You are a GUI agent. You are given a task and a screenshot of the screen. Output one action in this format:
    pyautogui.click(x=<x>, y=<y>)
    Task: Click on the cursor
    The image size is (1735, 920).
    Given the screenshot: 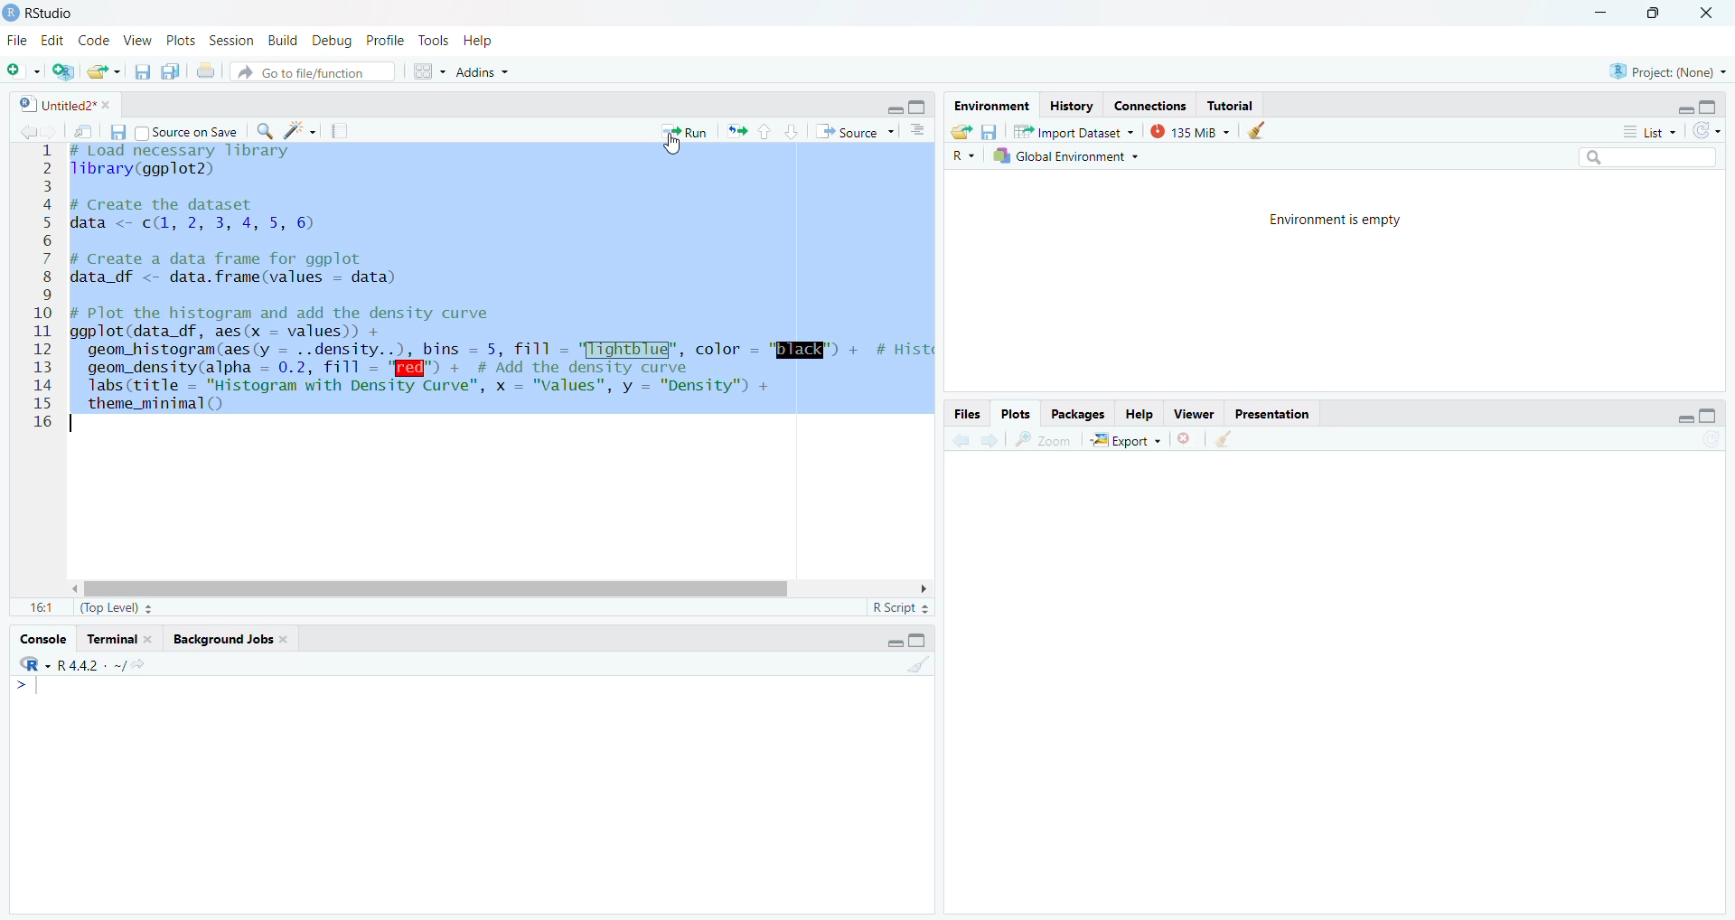 What is the action you would take?
    pyautogui.click(x=677, y=146)
    